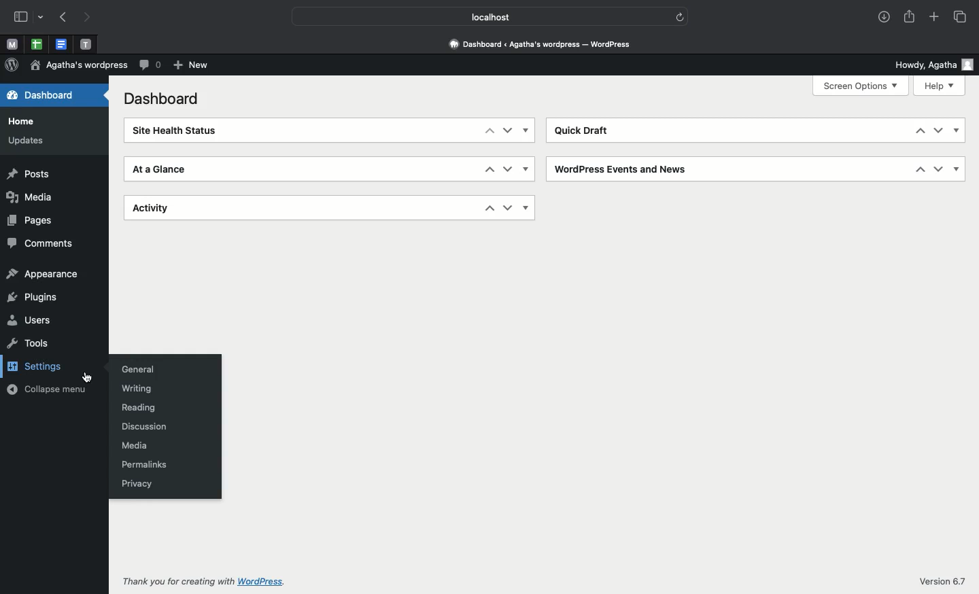  I want to click on Thank you for creating with Wordpress, so click(206, 581).